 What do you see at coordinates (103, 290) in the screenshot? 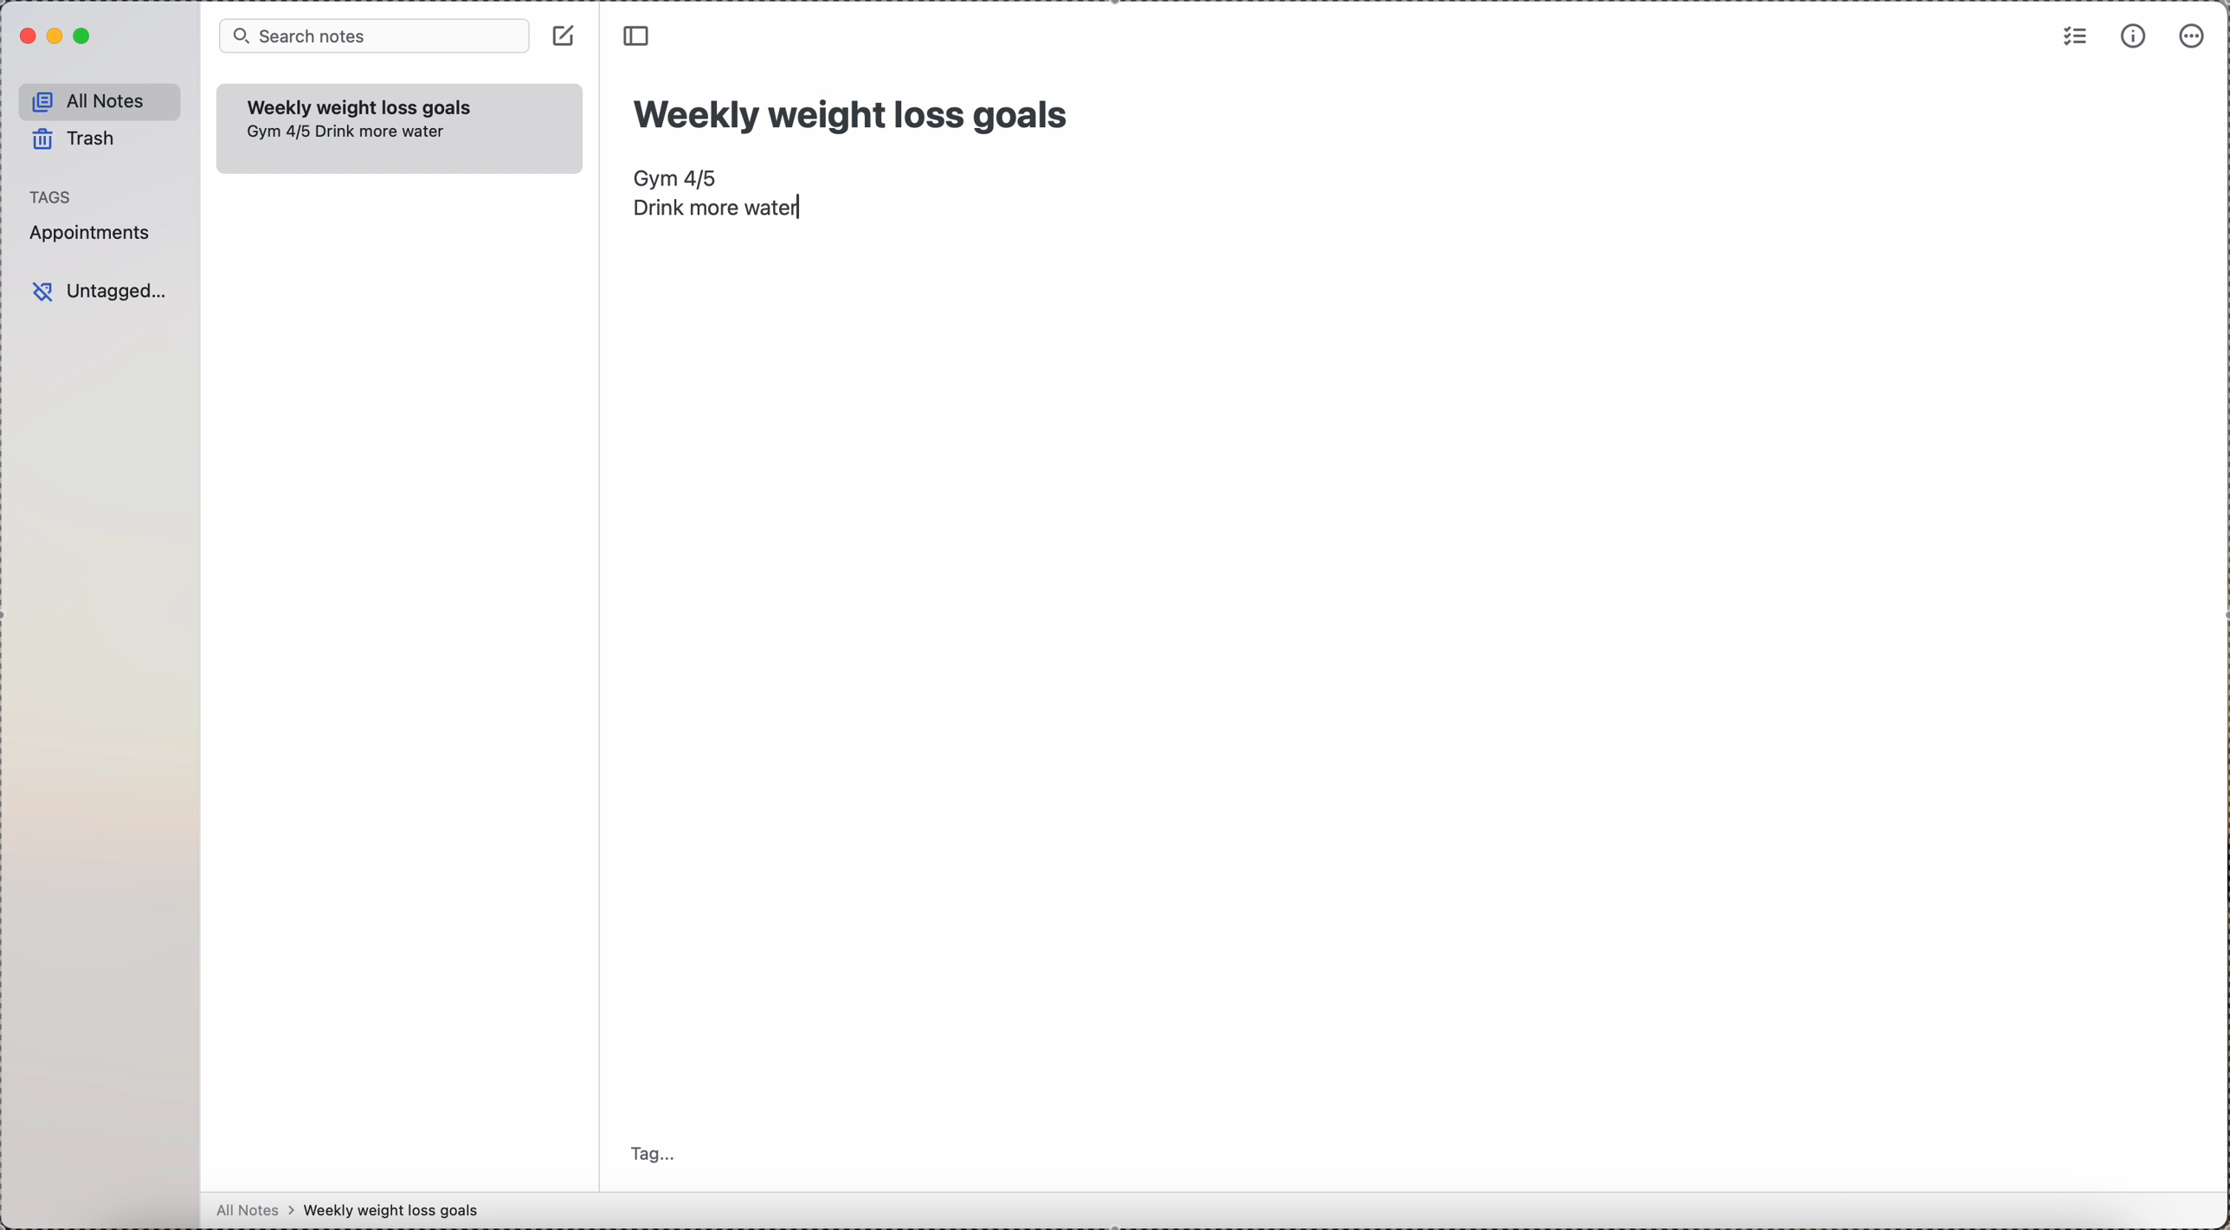
I see `untagged` at bounding box center [103, 290].